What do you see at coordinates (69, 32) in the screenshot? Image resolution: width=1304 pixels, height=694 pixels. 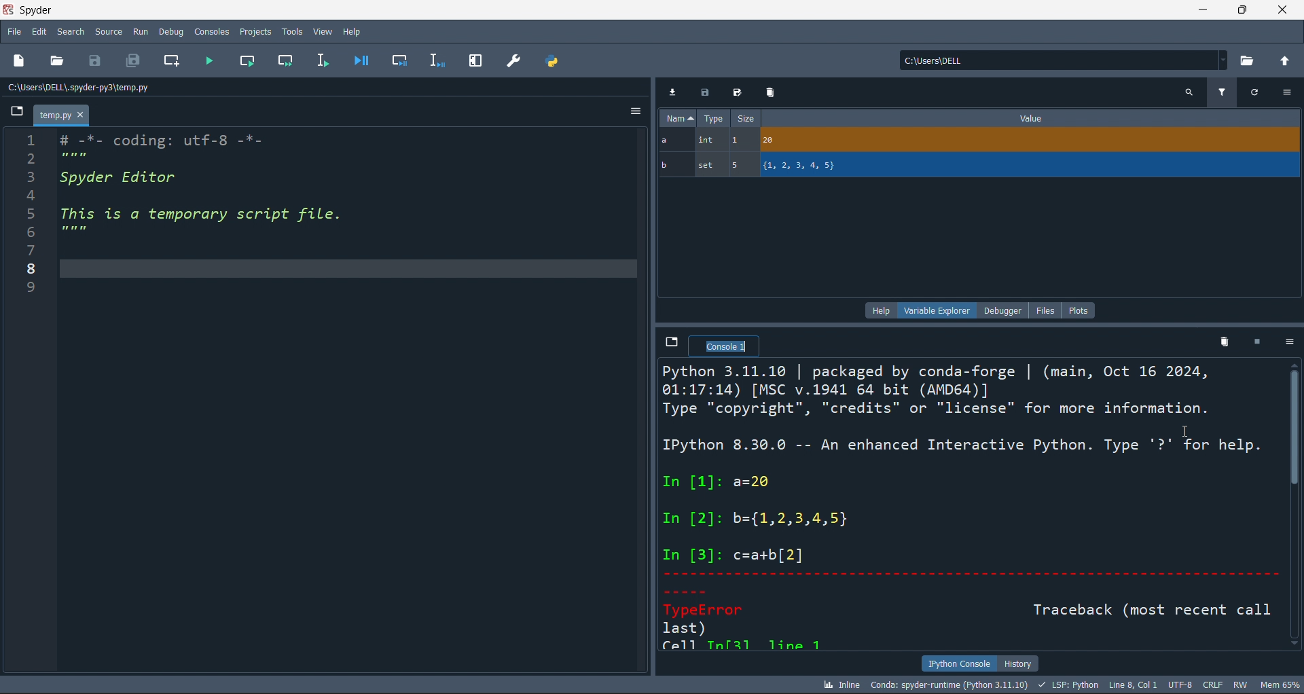 I see `search` at bounding box center [69, 32].